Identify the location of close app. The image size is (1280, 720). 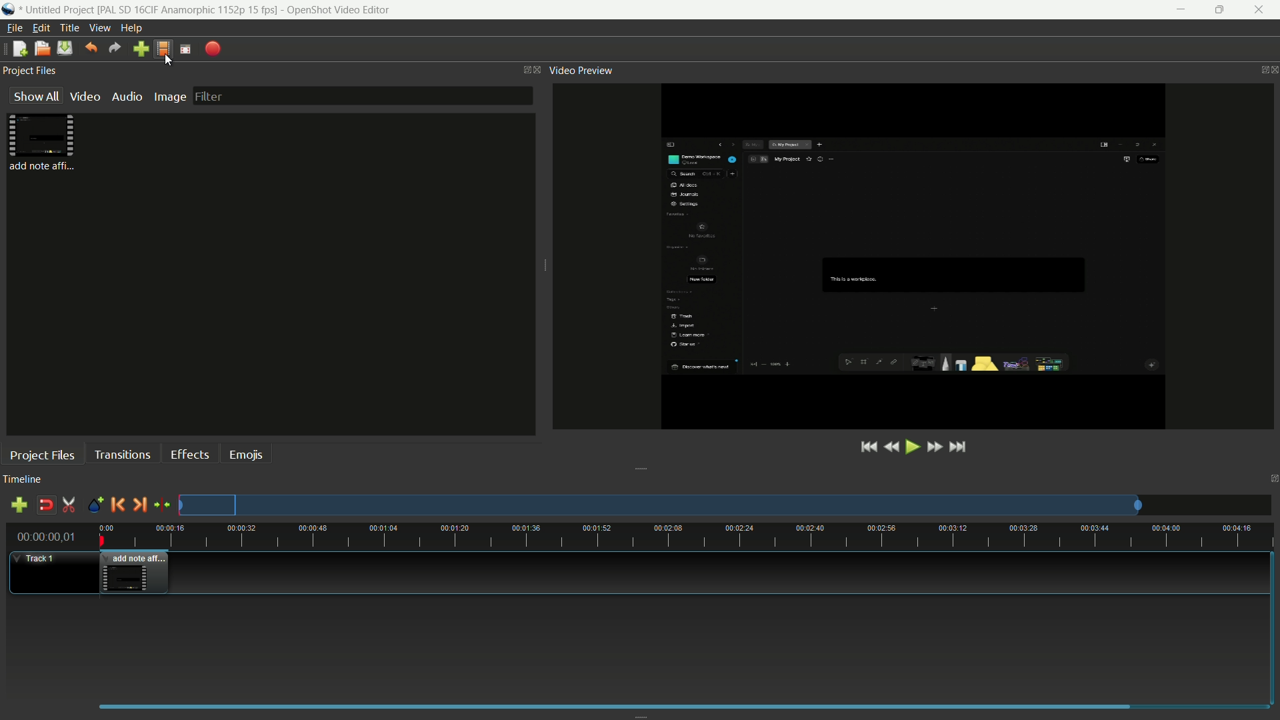
(1263, 10).